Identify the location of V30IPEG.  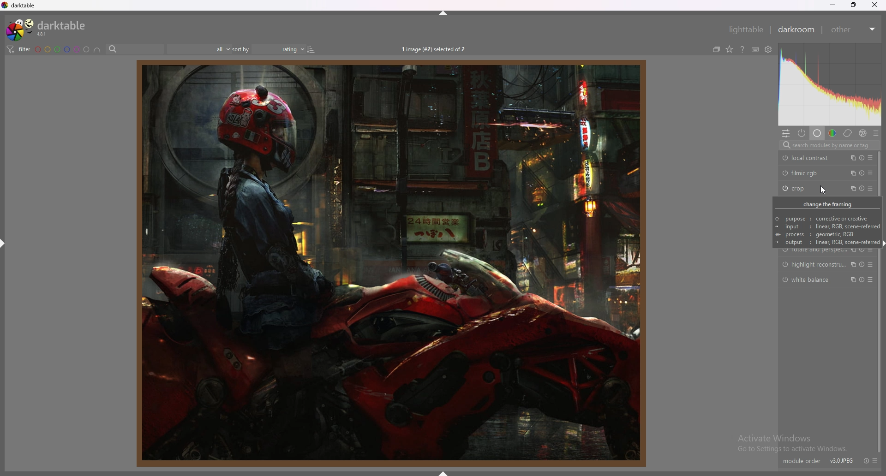
(841, 457).